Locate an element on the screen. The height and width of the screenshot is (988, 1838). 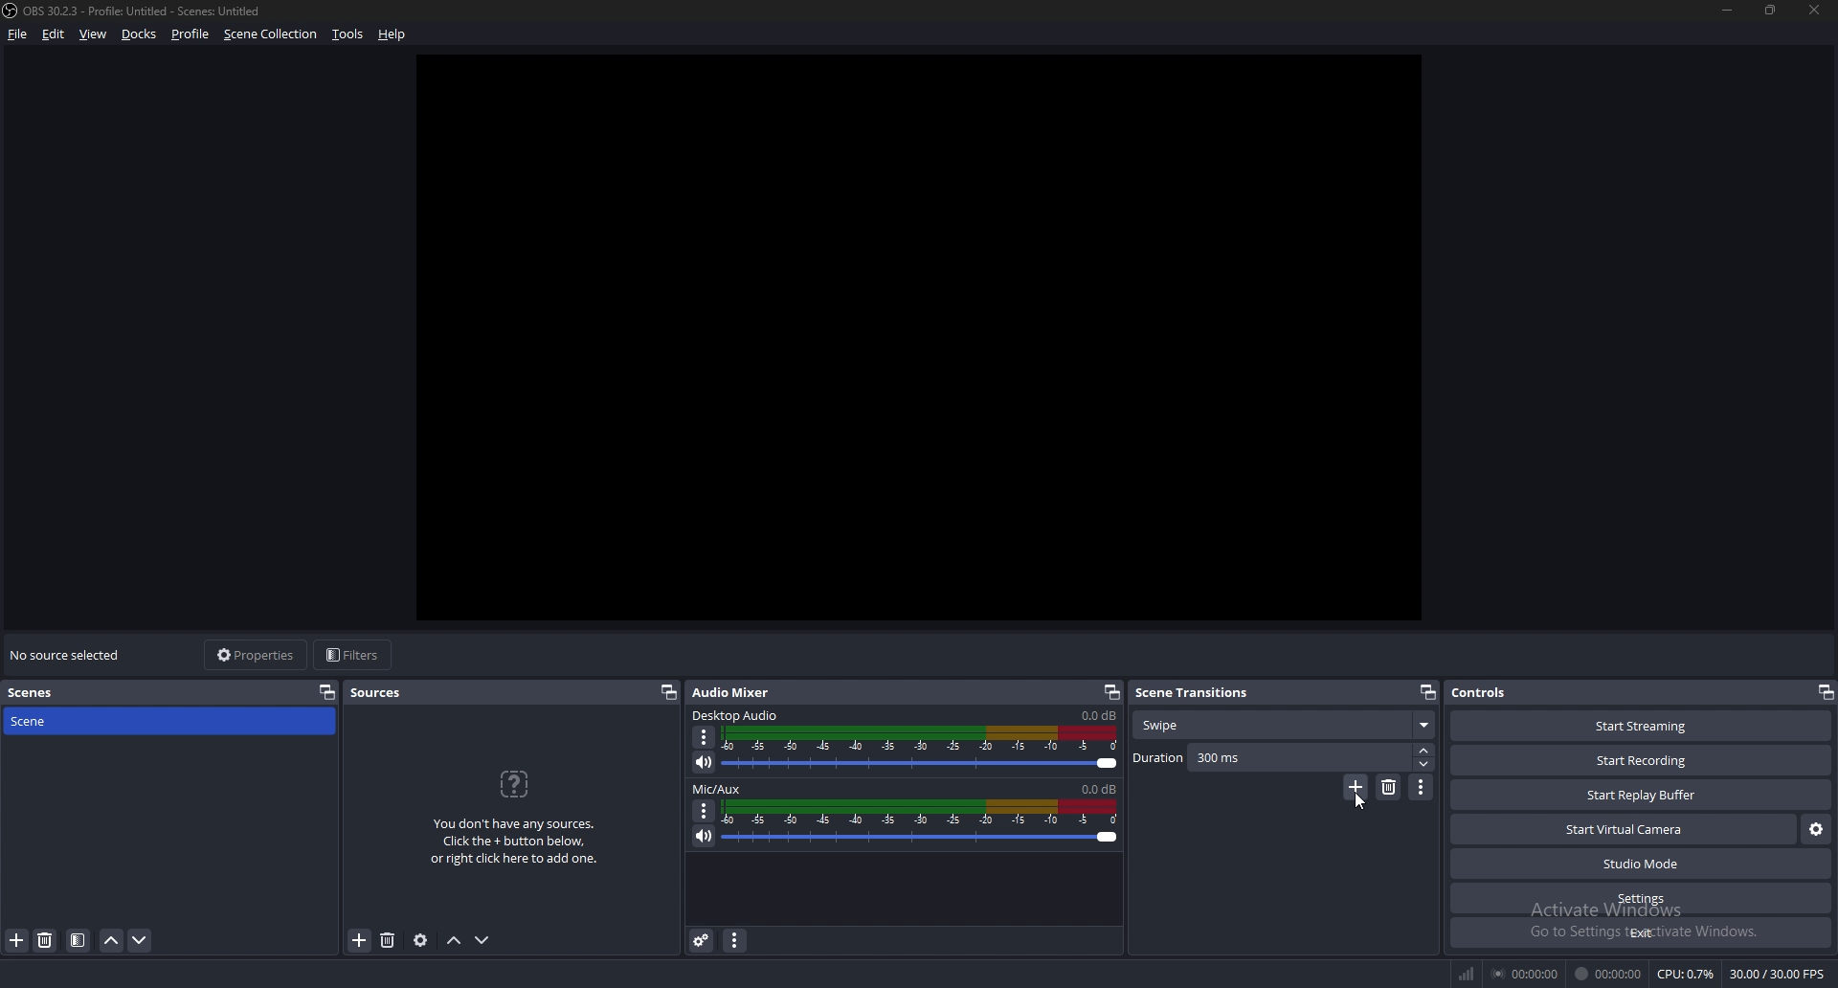
move up is located at coordinates (454, 941).